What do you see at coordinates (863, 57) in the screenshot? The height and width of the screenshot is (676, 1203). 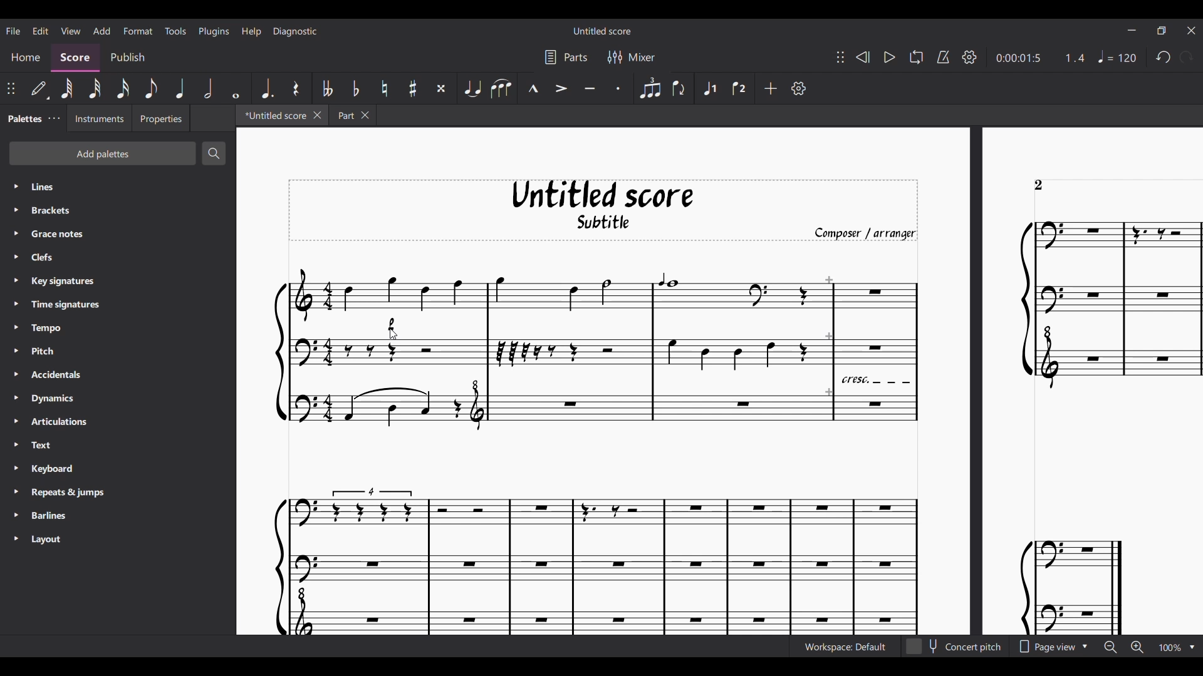 I see `Rewind` at bounding box center [863, 57].